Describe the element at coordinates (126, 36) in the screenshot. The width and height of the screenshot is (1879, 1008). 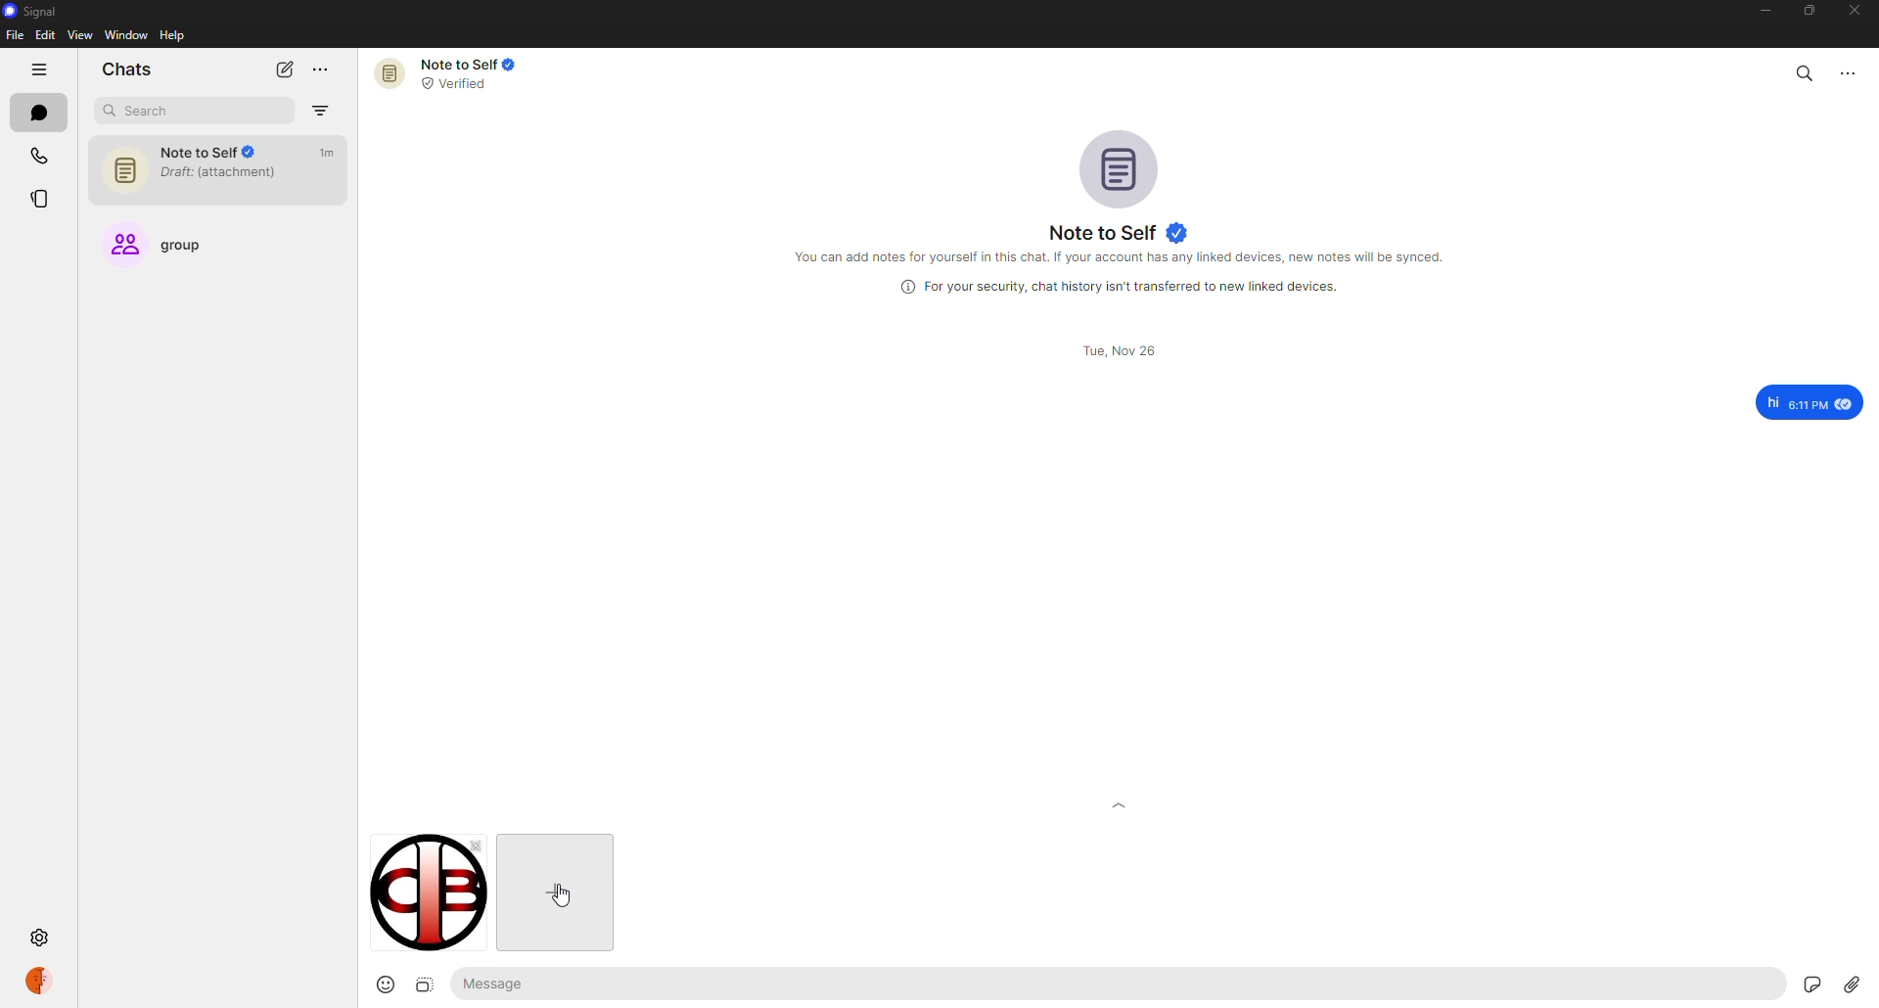
I see `window` at that location.